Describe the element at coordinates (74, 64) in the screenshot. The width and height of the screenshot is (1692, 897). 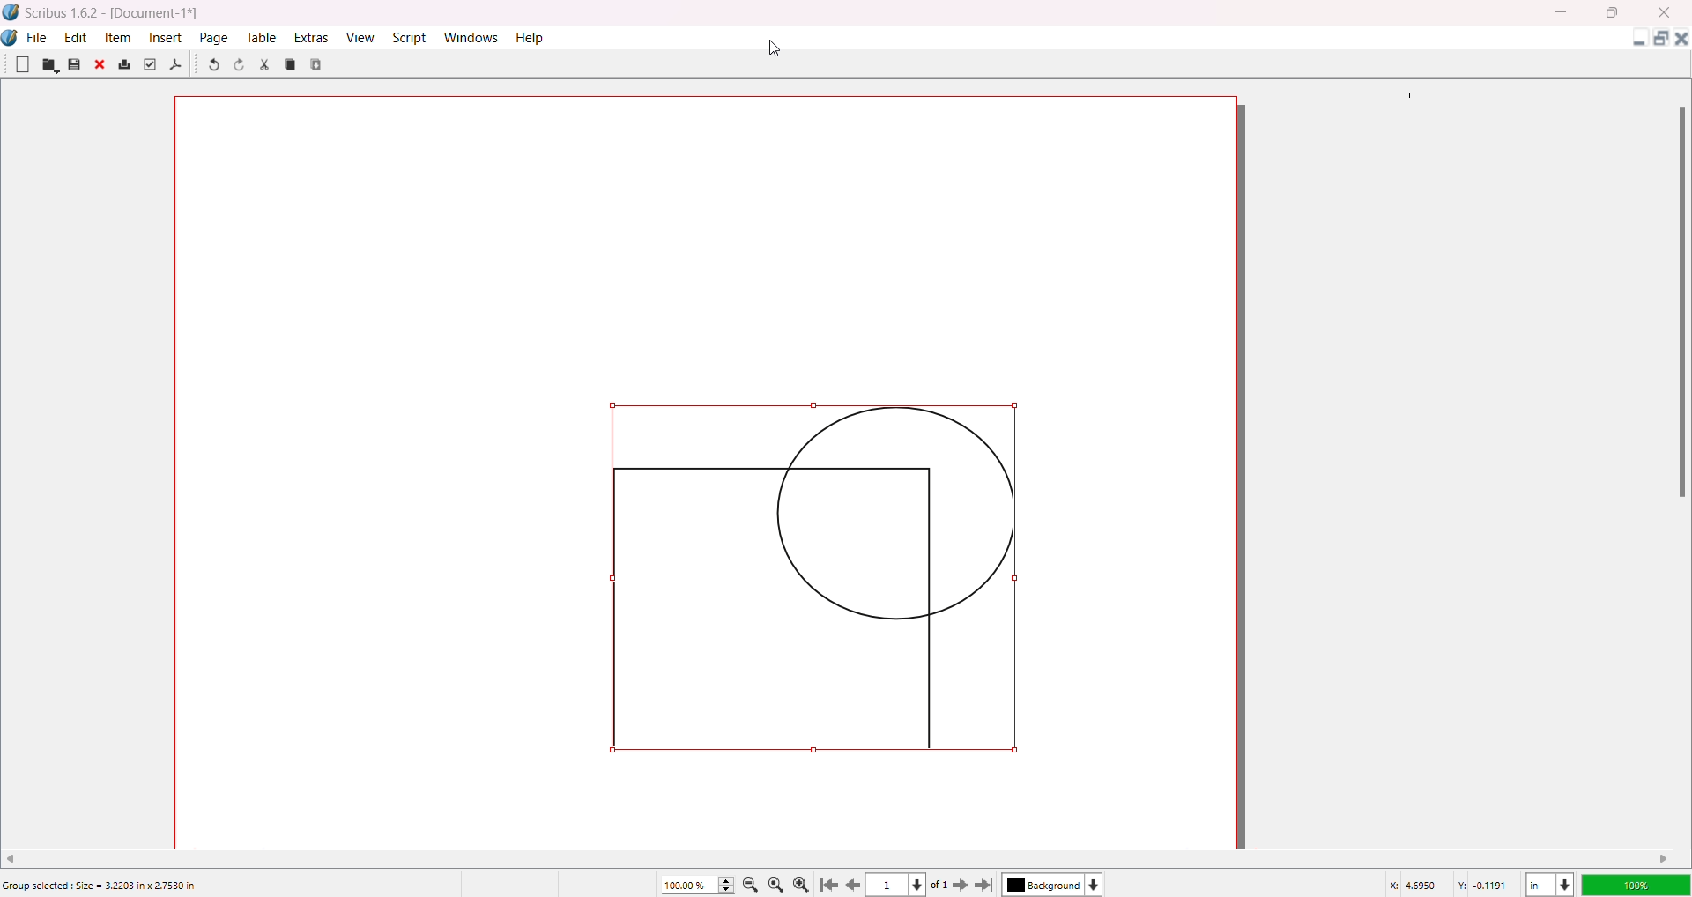
I see `Save` at that location.